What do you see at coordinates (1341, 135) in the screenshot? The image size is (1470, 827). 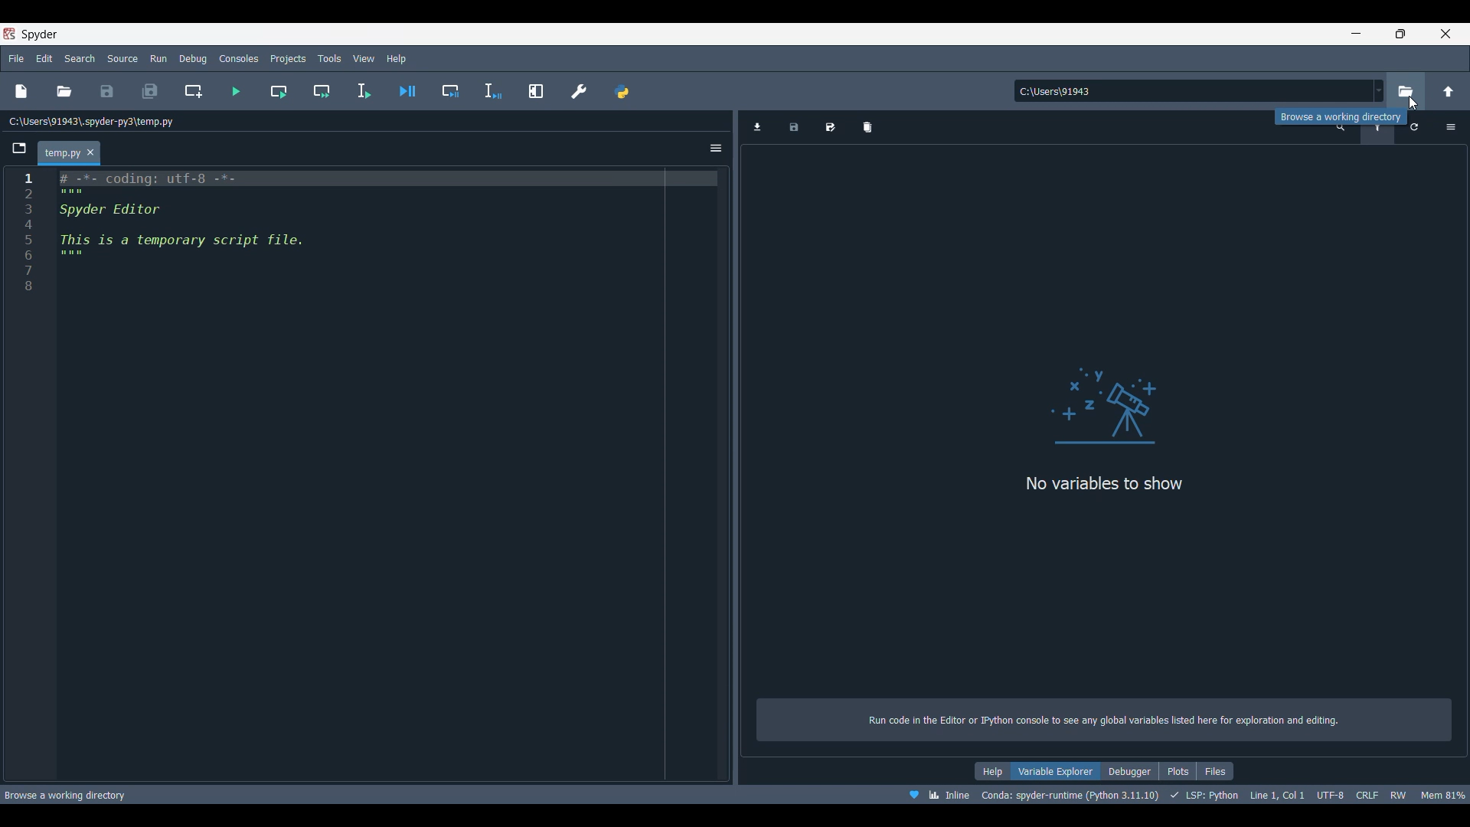 I see `Search variable by names and types` at bounding box center [1341, 135].